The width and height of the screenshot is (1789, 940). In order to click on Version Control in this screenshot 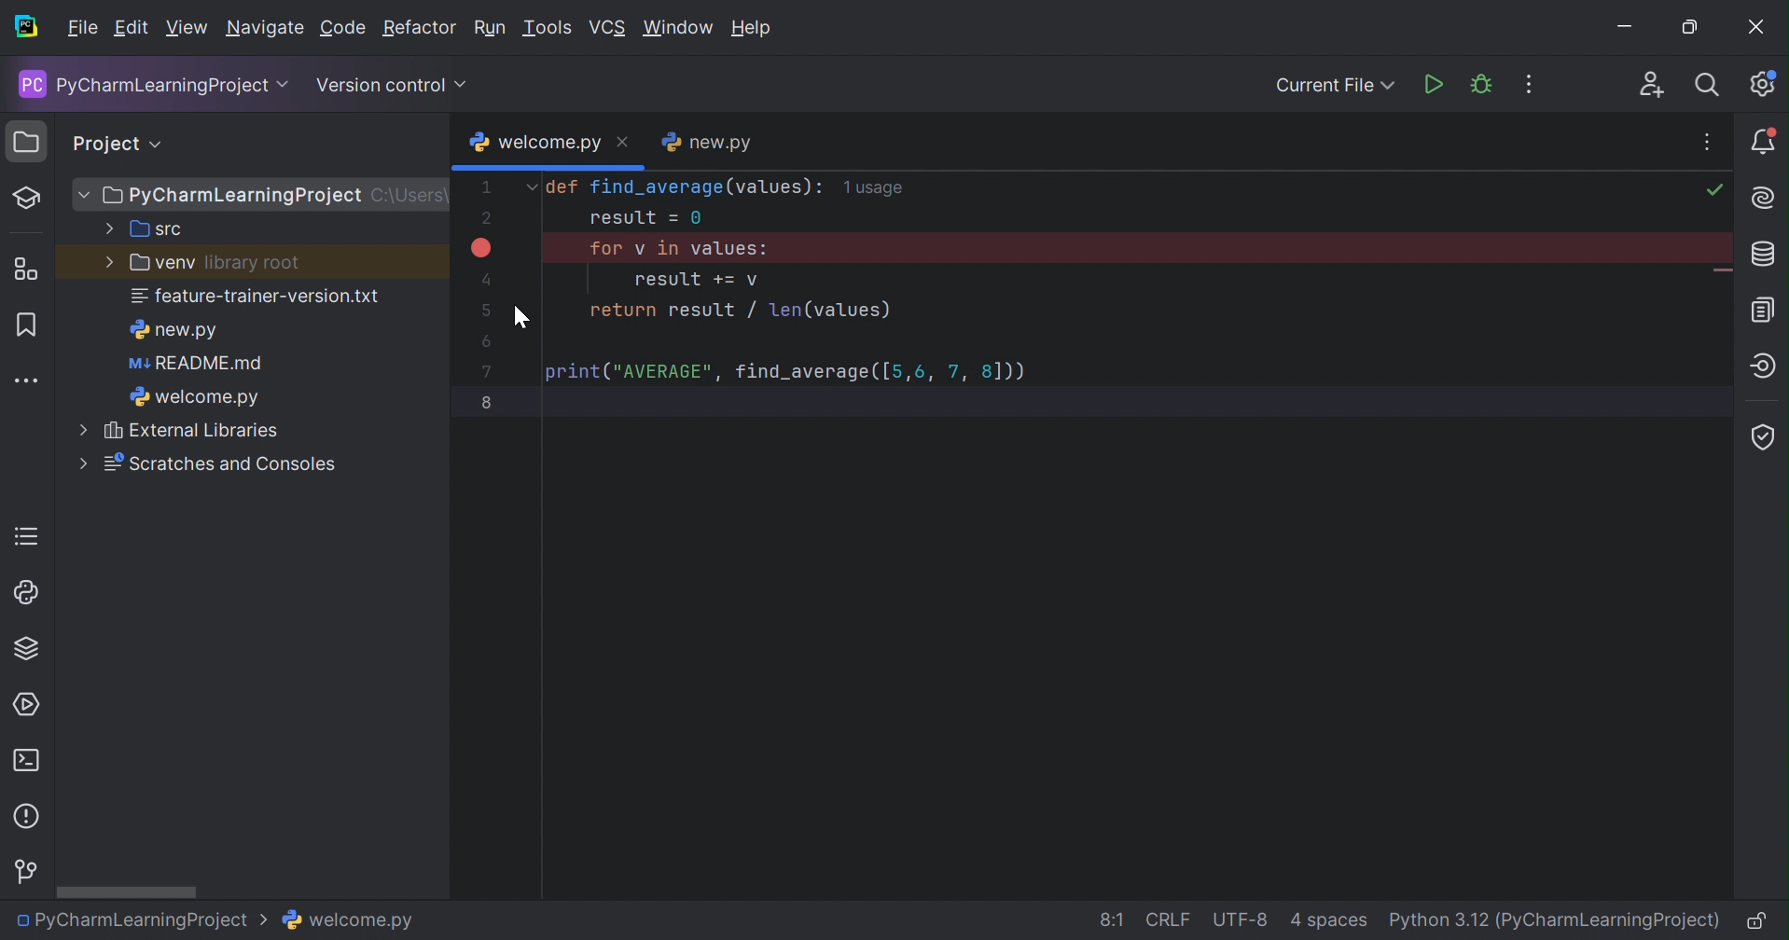, I will do `click(25, 872)`.